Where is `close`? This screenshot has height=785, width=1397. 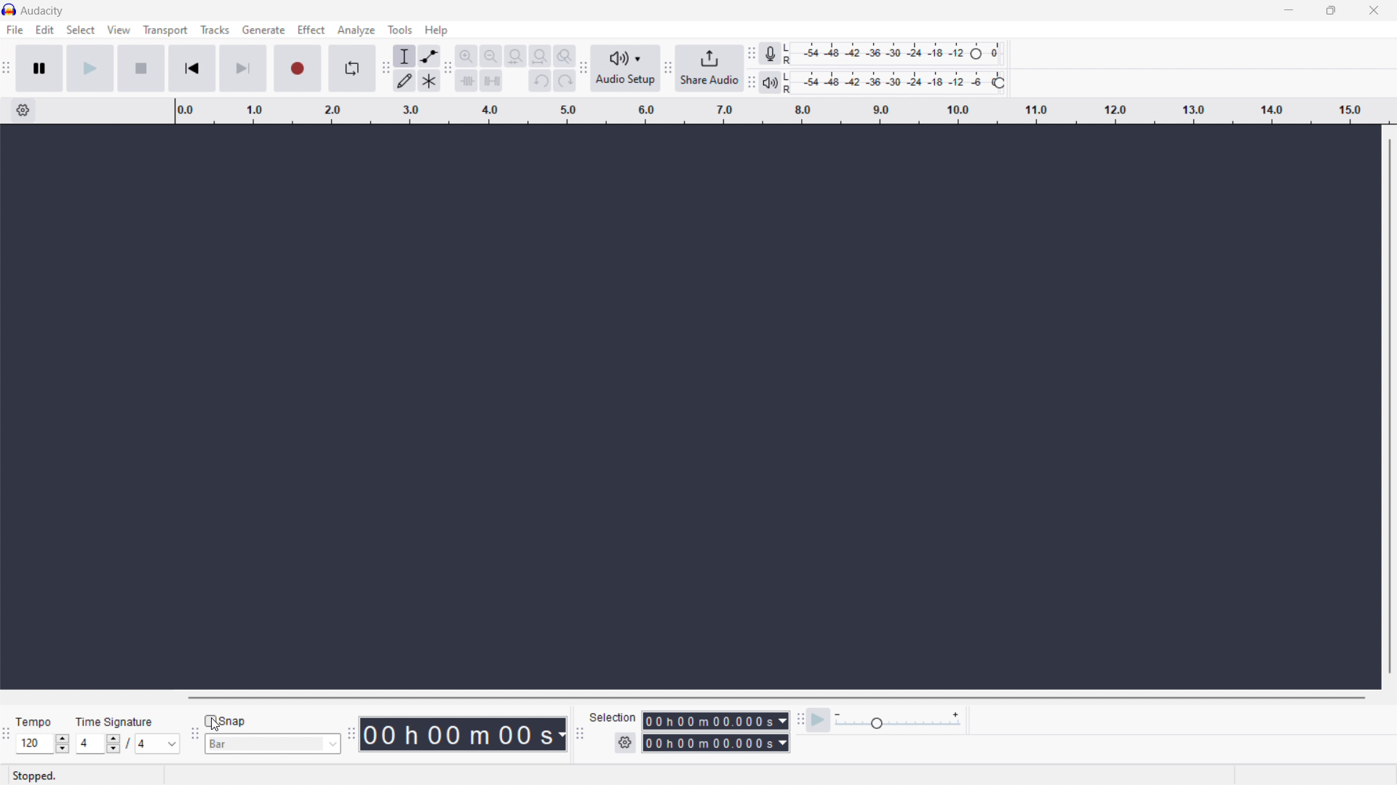
close is located at coordinates (1372, 10).